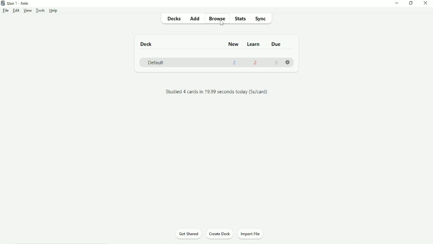 This screenshot has height=244, width=433. I want to click on Restore down, so click(411, 3).